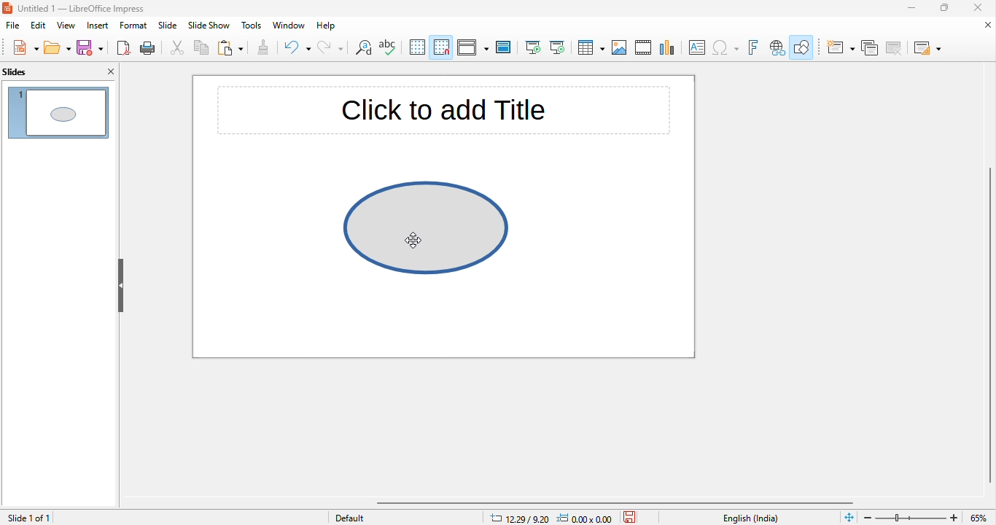 The image size is (996, 525). I want to click on help, so click(331, 27).